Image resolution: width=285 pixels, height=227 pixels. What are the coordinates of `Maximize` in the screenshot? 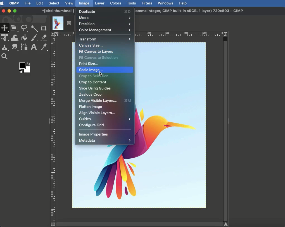 It's located at (15, 11).